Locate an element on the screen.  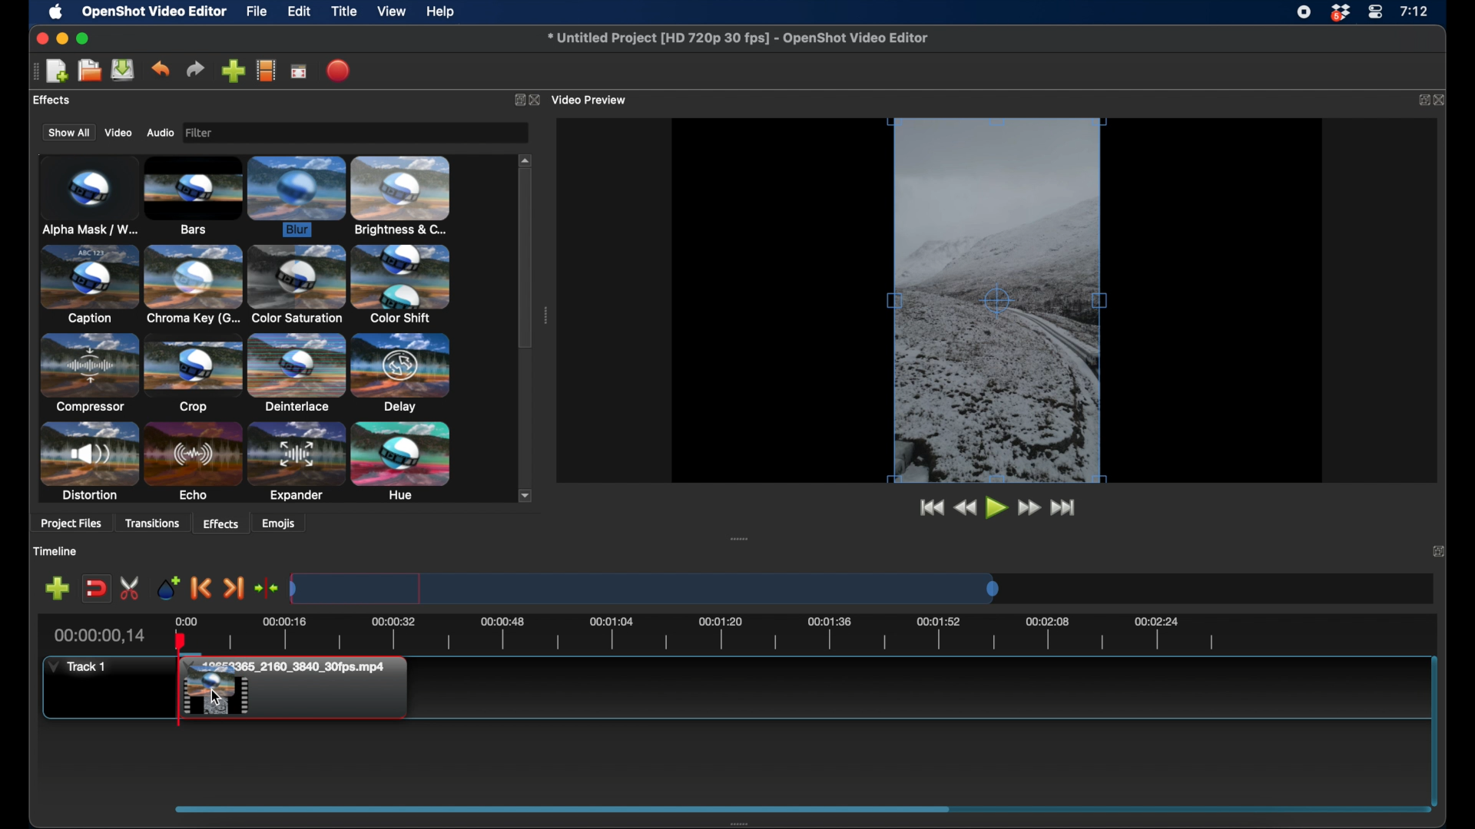
minimize is located at coordinates (61, 39).